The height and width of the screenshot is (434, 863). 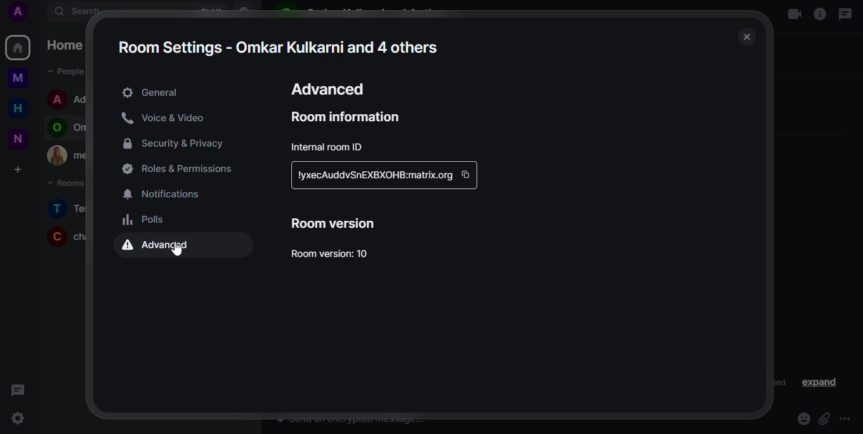 I want to click on version number, so click(x=333, y=253).